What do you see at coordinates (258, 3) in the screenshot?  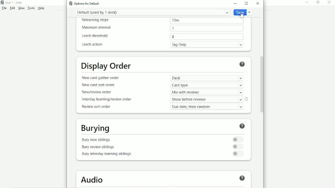 I see `Close` at bounding box center [258, 3].